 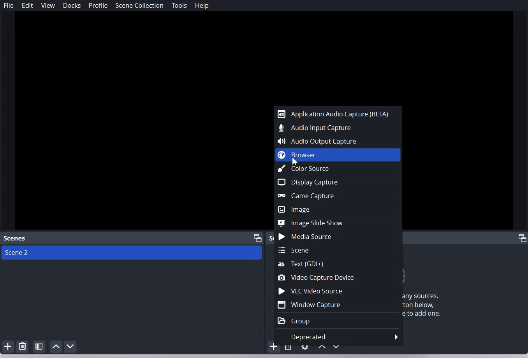 I want to click on cursor, so click(x=295, y=161).